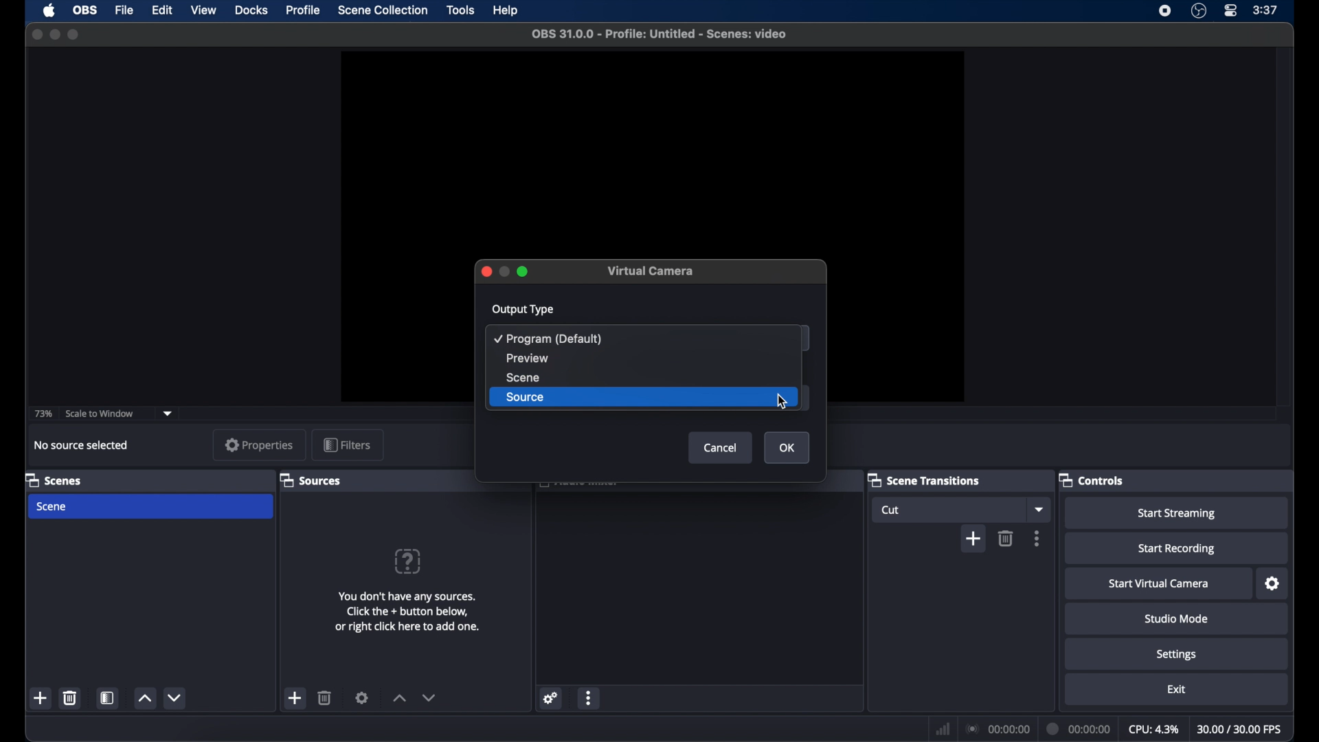  What do you see at coordinates (85, 445) in the screenshot?
I see `no source selected` at bounding box center [85, 445].